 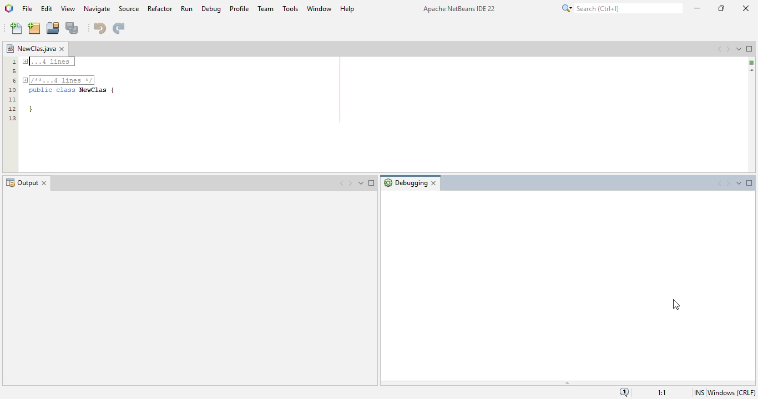 I want to click on file, so click(x=28, y=8).